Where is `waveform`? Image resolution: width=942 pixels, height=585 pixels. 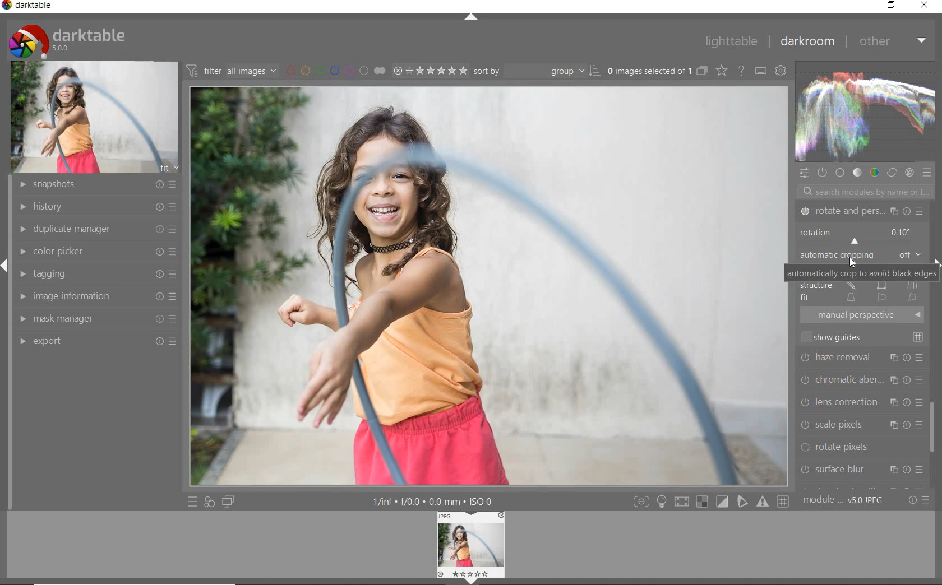 waveform is located at coordinates (864, 112).